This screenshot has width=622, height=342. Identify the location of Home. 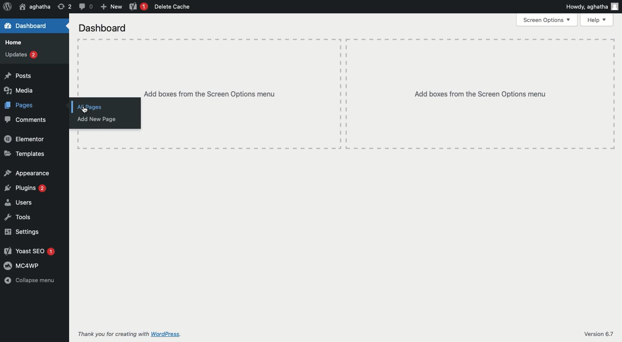
(31, 42).